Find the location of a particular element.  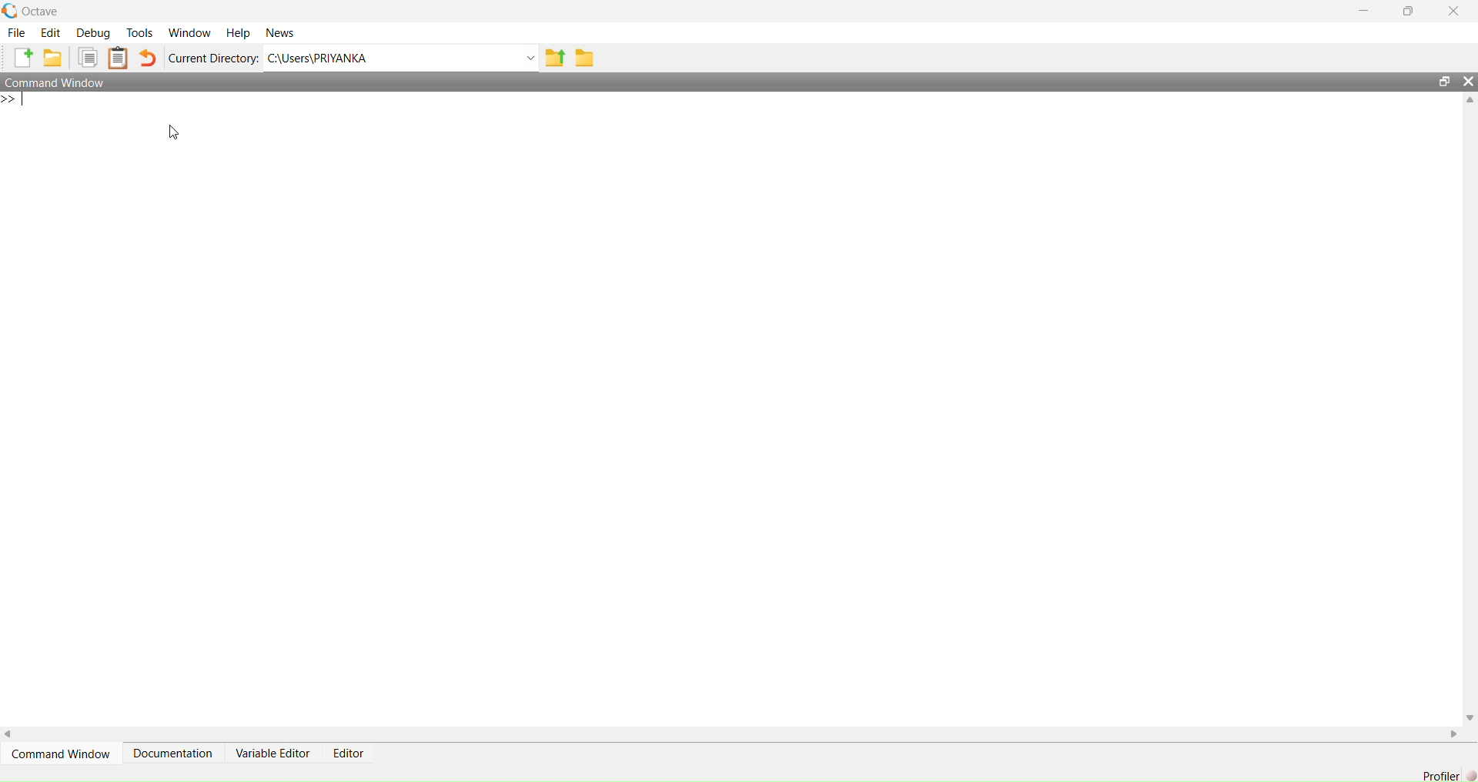

cursor is located at coordinates (178, 138).